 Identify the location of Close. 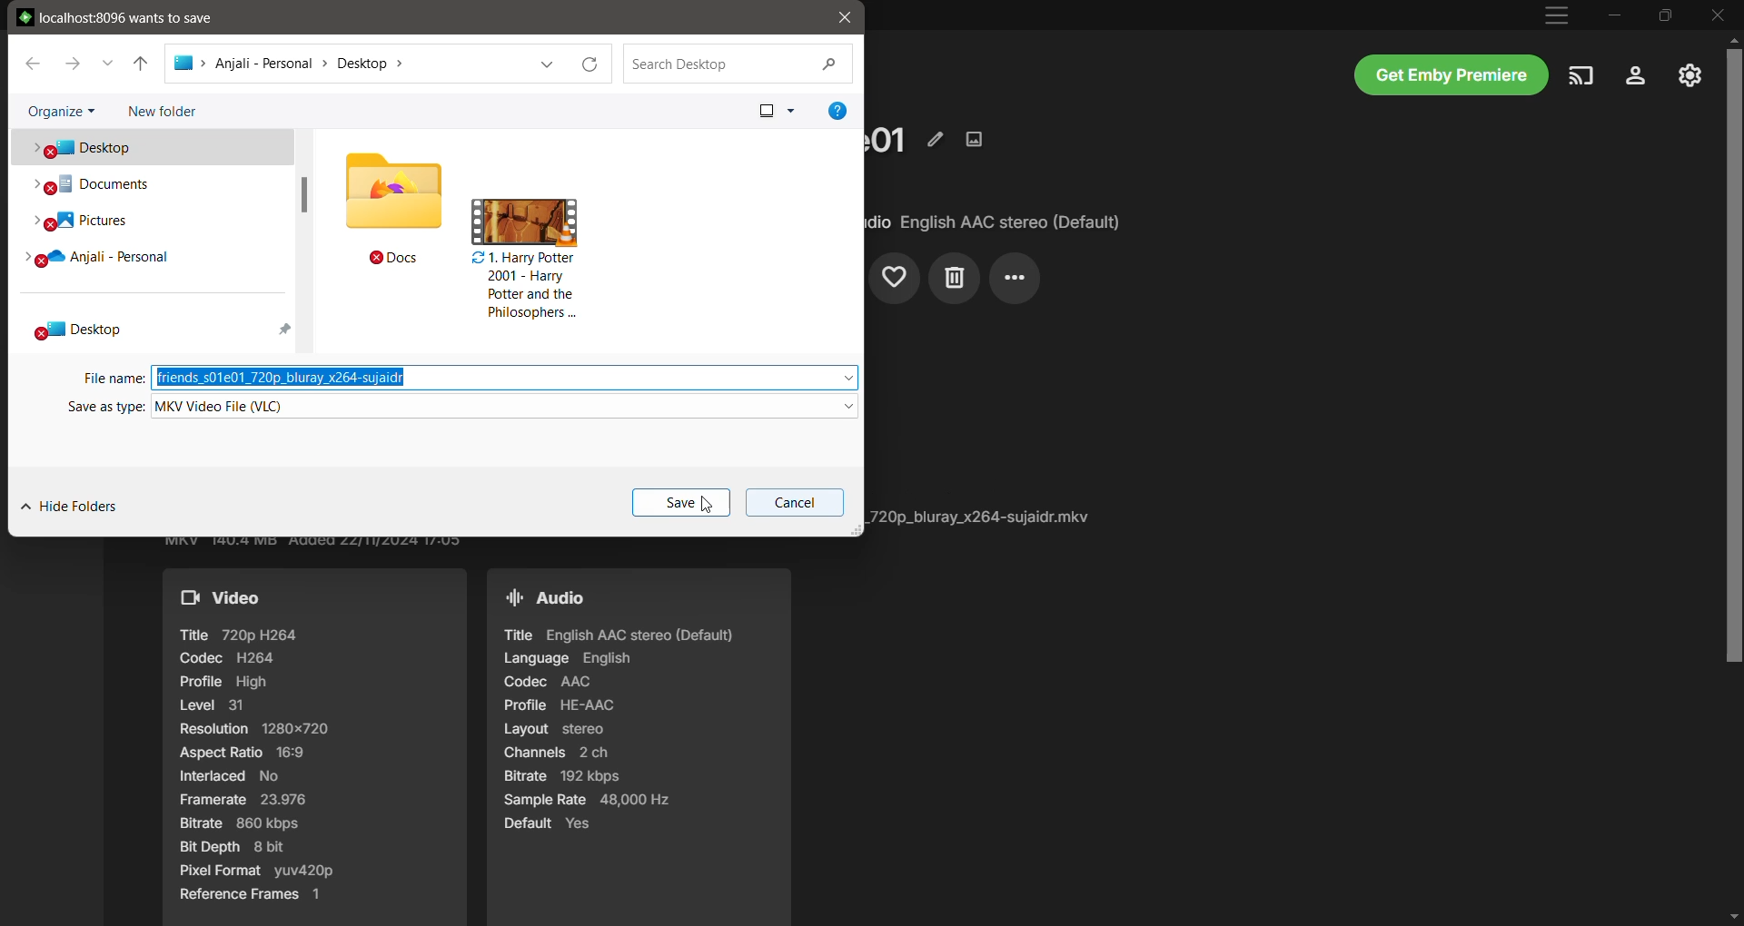
(1719, 15).